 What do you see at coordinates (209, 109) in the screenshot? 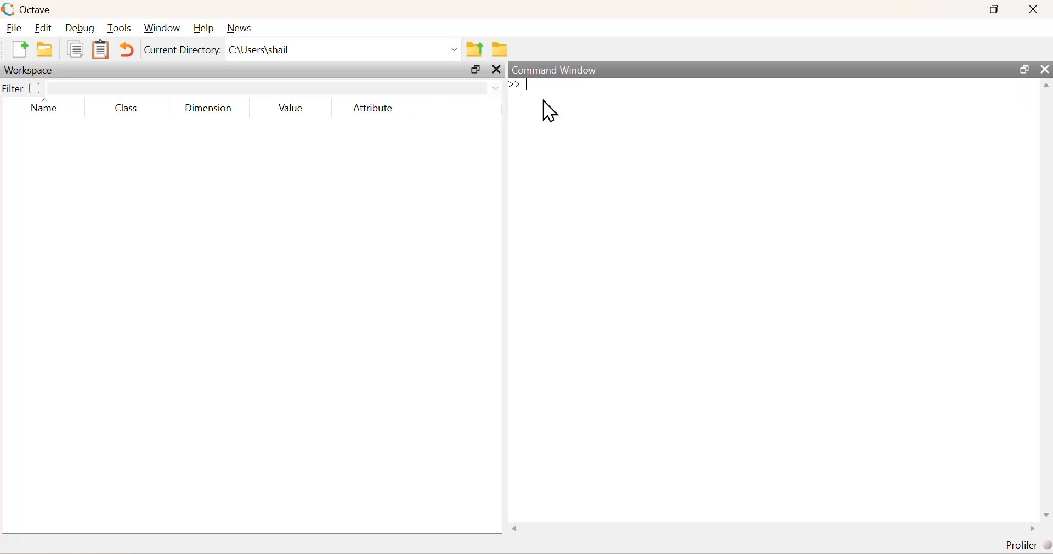
I see `Dimension` at bounding box center [209, 109].